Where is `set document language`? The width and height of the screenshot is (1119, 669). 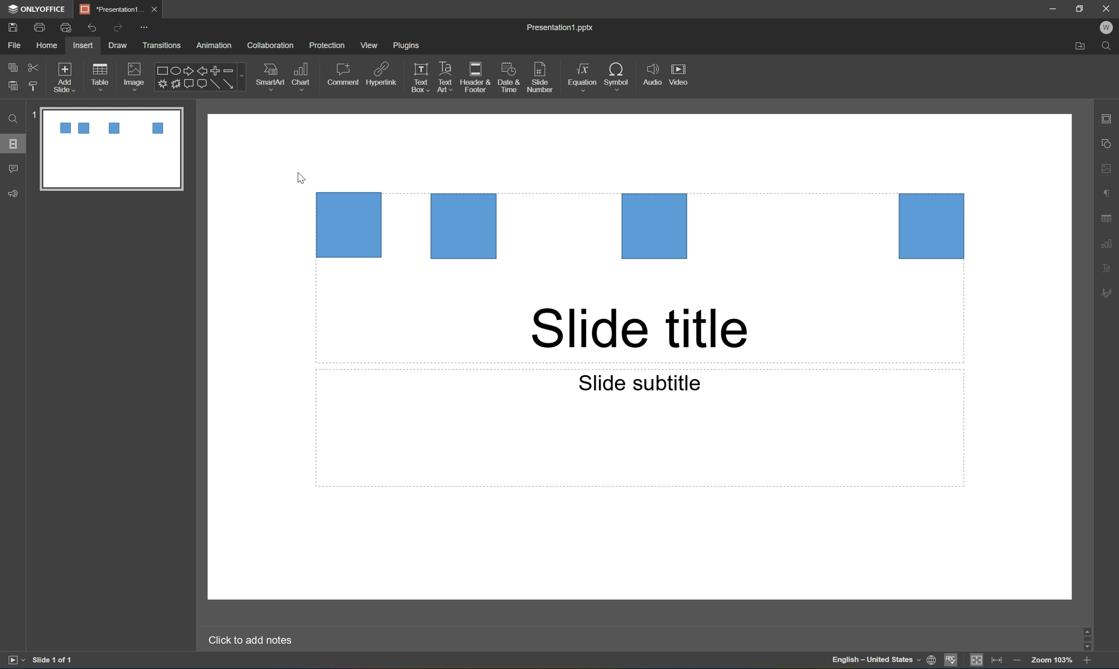 set document language is located at coordinates (882, 662).